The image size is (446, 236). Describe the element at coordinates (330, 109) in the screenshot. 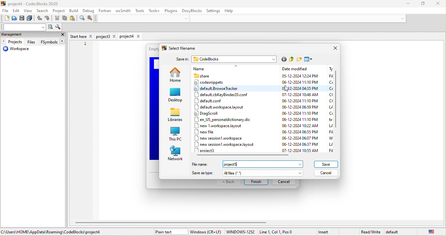

I see `type` at that location.